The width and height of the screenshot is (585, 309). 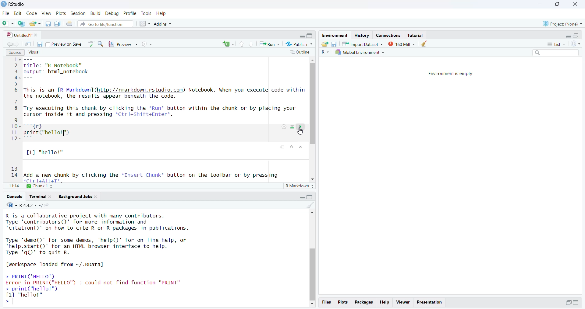 I want to click on create a project, so click(x=22, y=24).